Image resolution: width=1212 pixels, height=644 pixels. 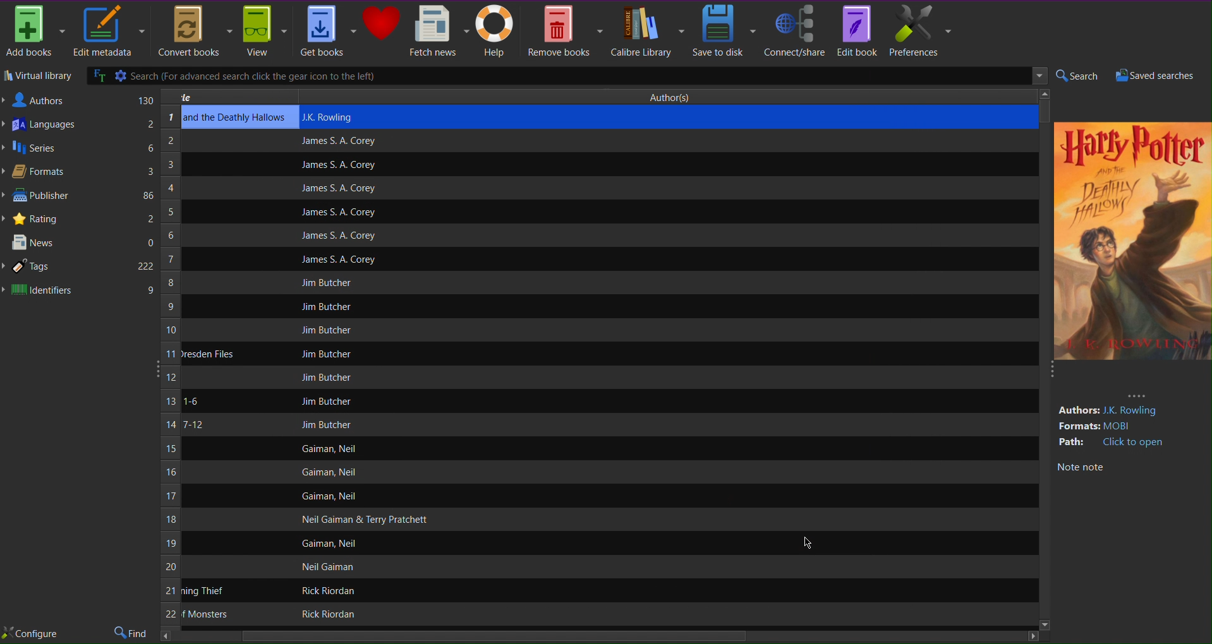 What do you see at coordinates (795, 30) in the screenshot?
I see `Connect/Share` at bounding box center [795, 30].